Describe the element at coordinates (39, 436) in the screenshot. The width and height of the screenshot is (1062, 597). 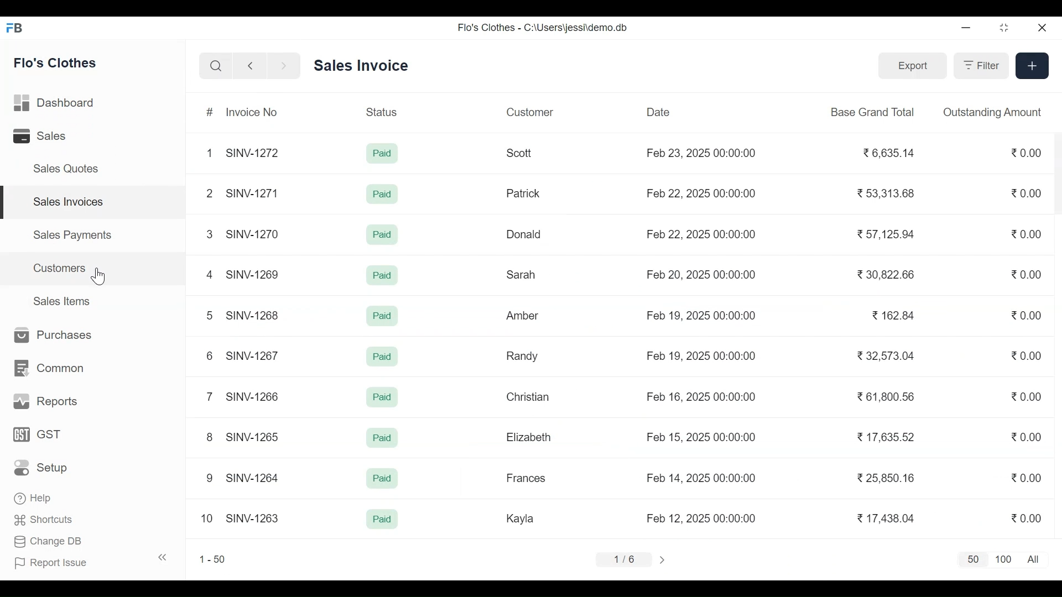
I see `GST` at that location.